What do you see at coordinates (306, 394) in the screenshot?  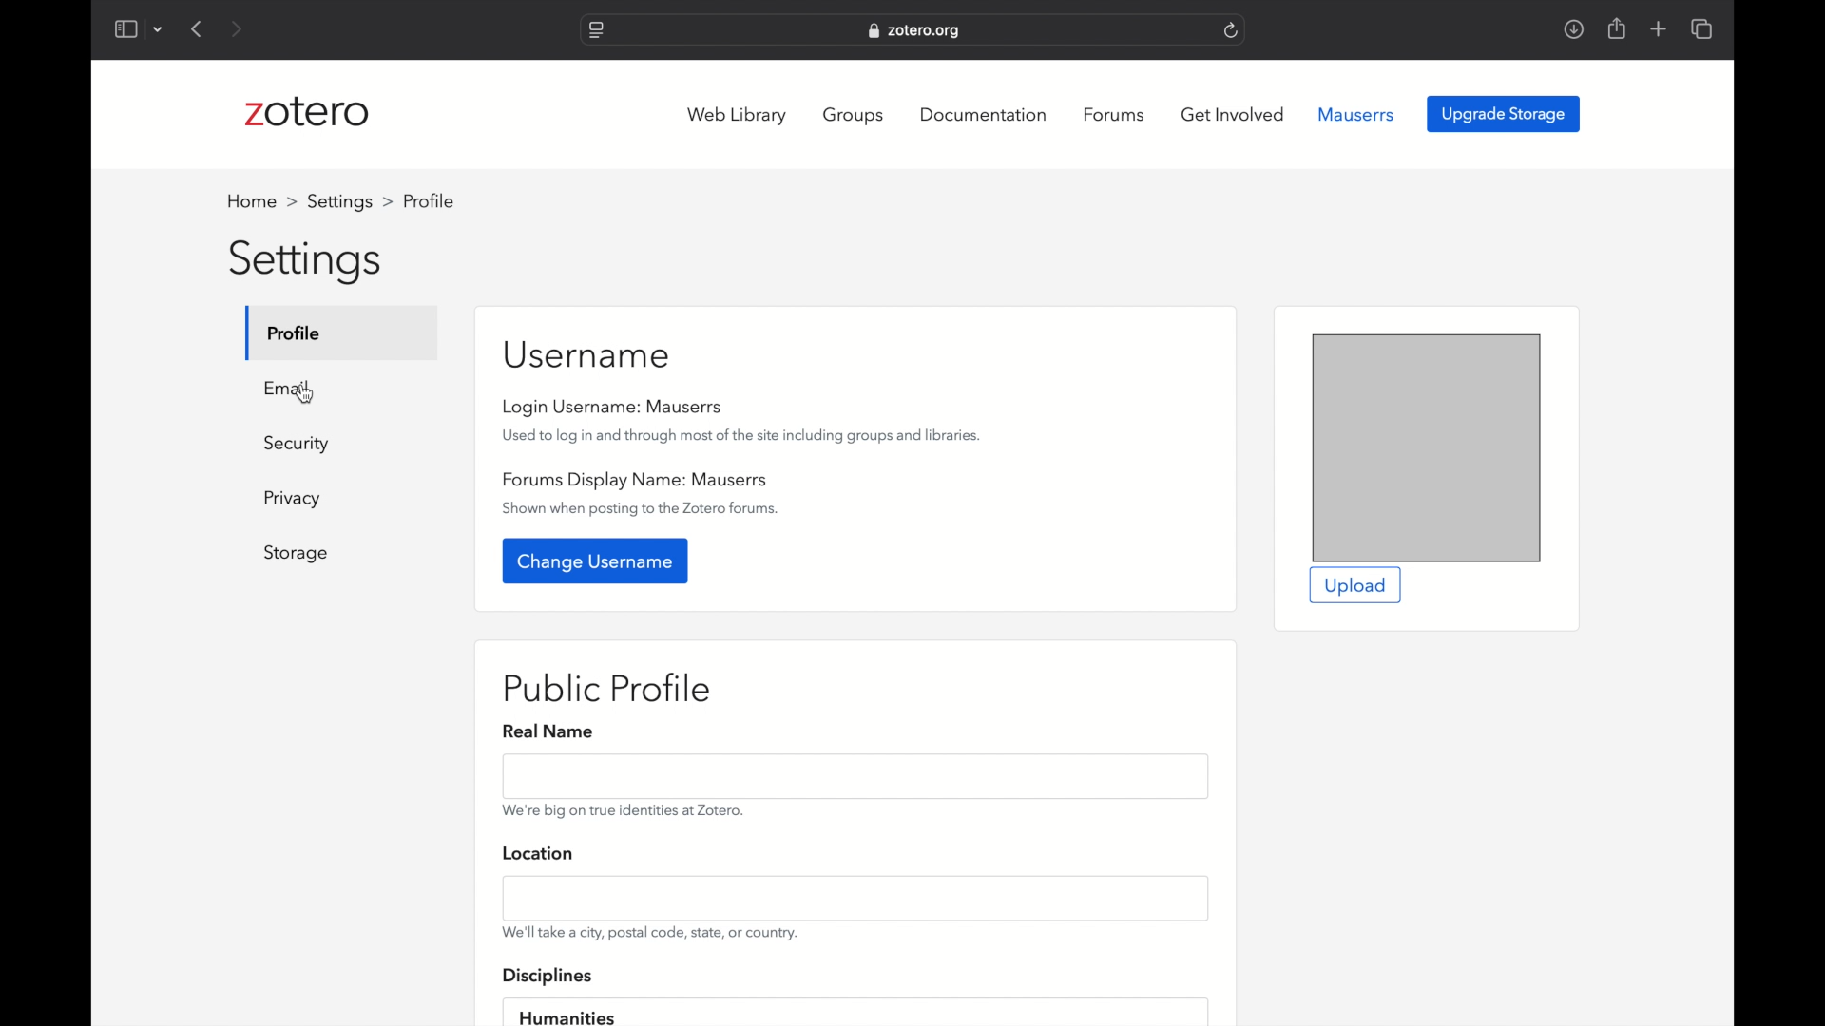 I see `cursor` at bounding box center [306, 394].